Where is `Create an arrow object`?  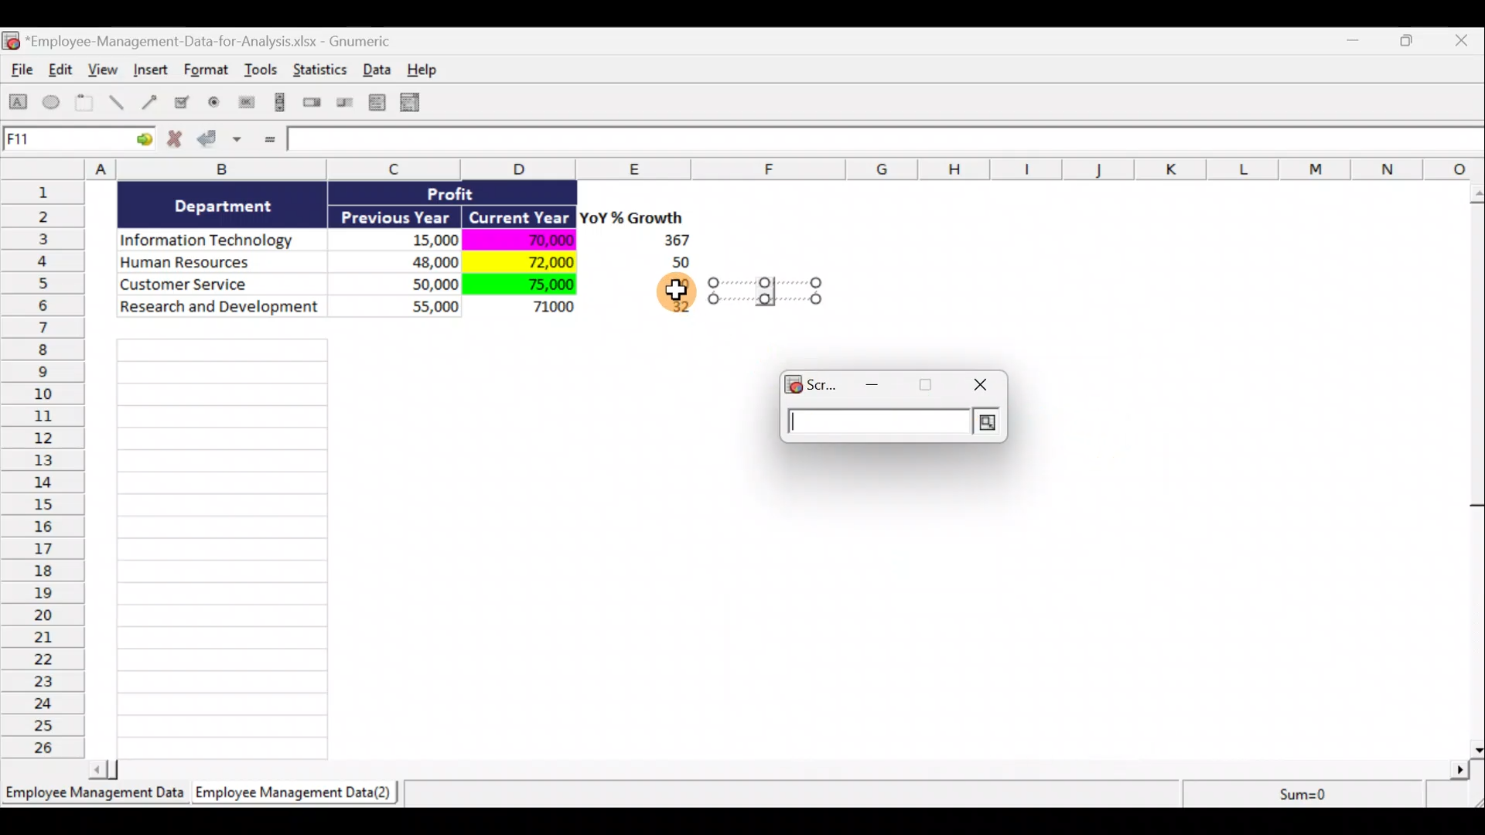
Create an arrow object is located at coordinates (149, 101).